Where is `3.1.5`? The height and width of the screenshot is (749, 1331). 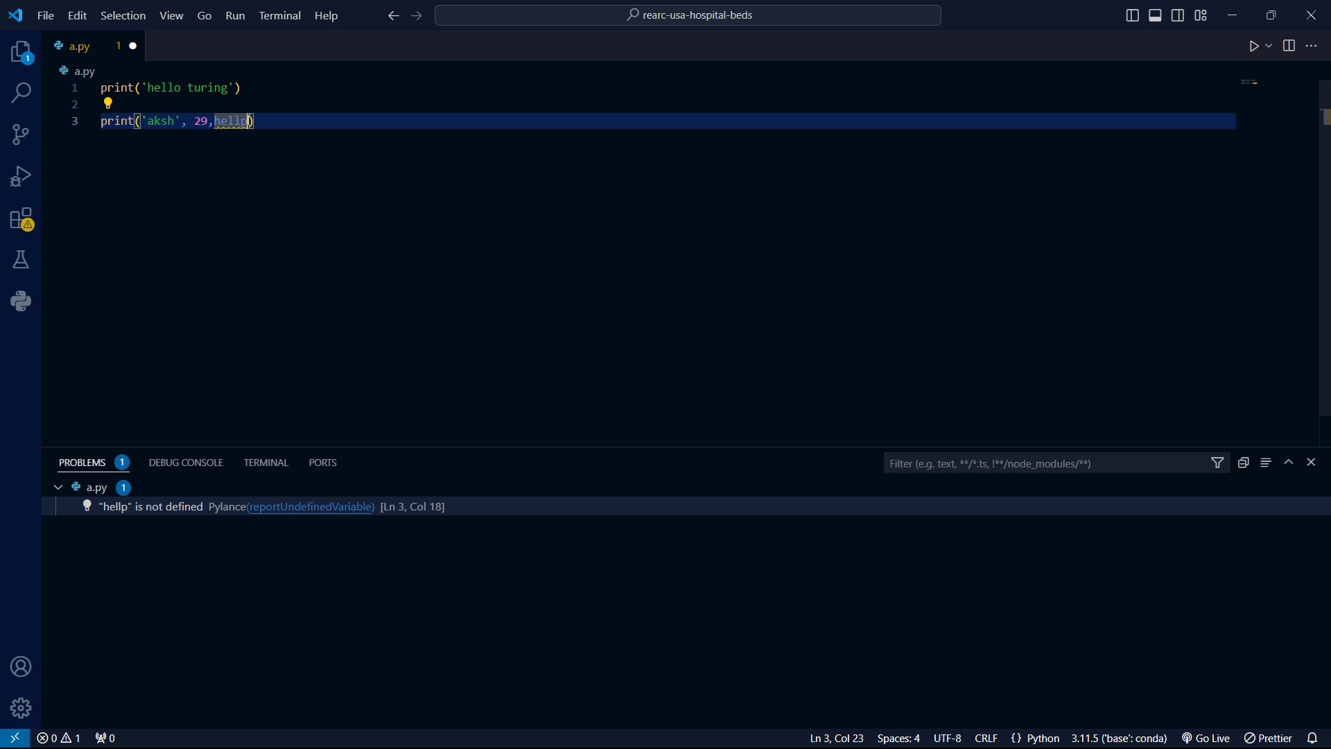
3.1.5 is located at coordinates (1124, 739).